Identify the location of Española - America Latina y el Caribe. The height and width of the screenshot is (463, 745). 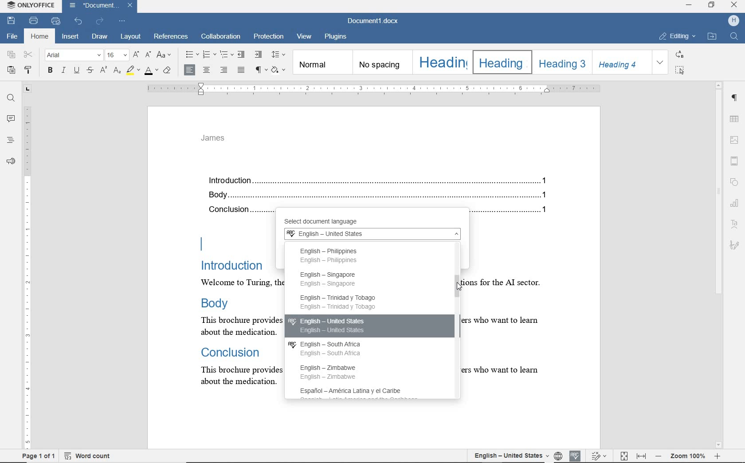
(359, 393).